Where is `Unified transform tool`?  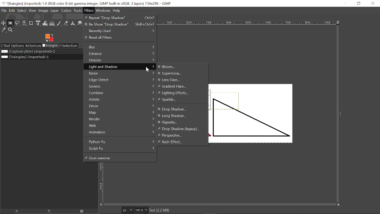 Unified transform tool is located at coordinates (38, 23).